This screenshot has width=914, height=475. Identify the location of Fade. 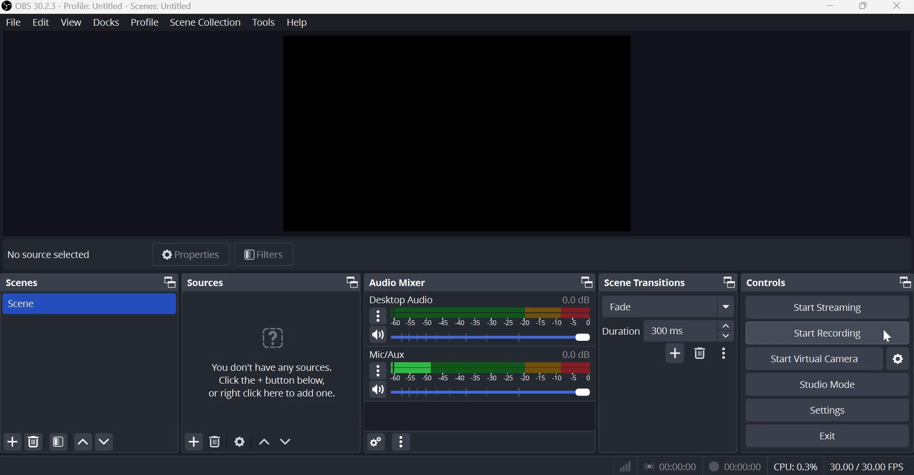
(671, 307).